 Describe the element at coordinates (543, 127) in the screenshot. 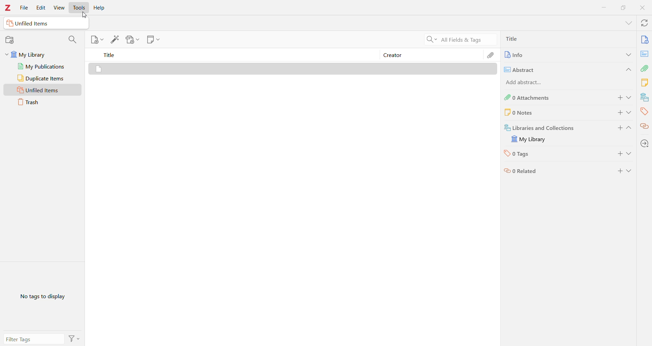

I see `Libraries and Collections` at that location.